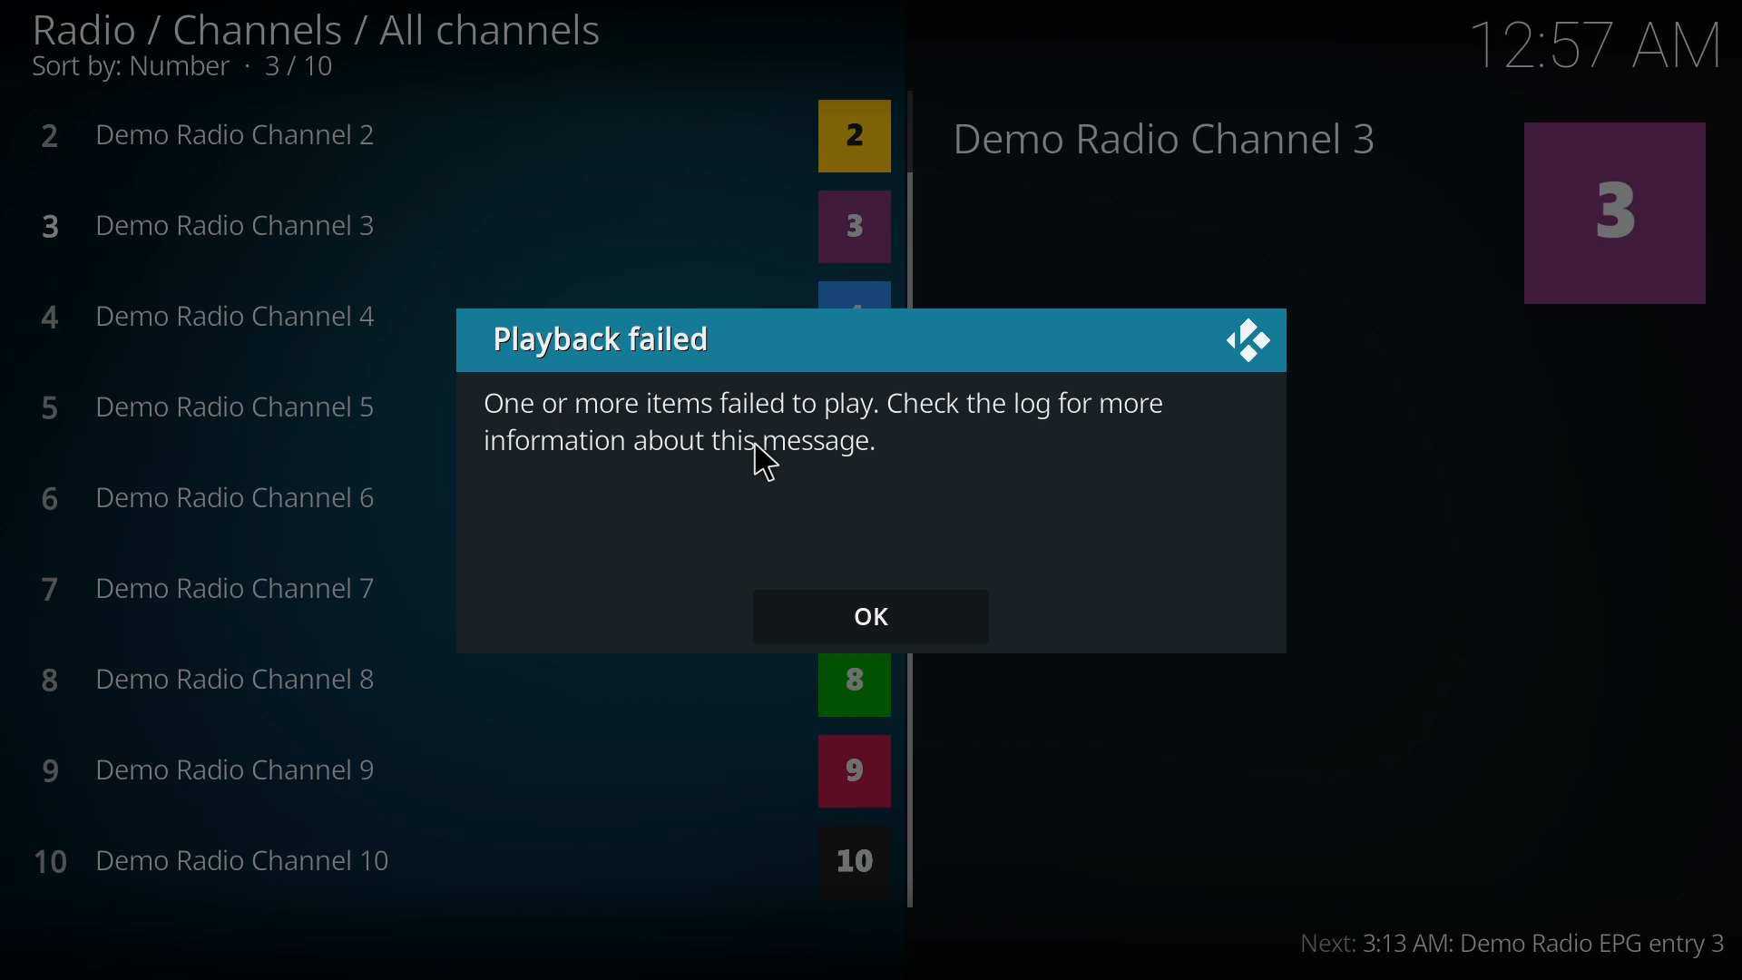 The height and width of the screenshot is (980, 1742). Describe the element at coordinates (220, 862) in the screenshot. I see `10 Demo Radio Channel 10` at that location.